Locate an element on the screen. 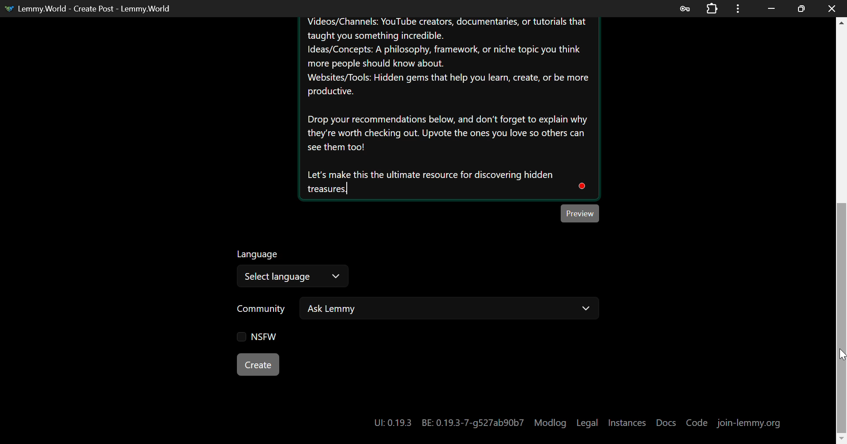  Close Window is located at coordinates (832, 7).